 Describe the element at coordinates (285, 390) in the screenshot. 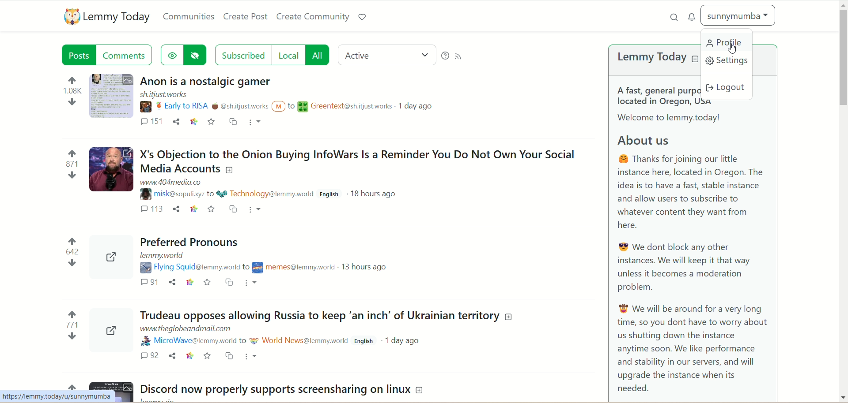

I see `Post on "Discord now properly supports screensharing on linux"` at that location.